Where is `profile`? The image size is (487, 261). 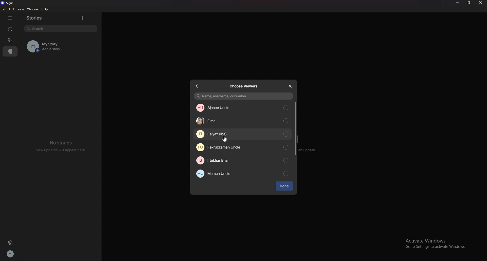 profile is located at coordinates (11, 253).